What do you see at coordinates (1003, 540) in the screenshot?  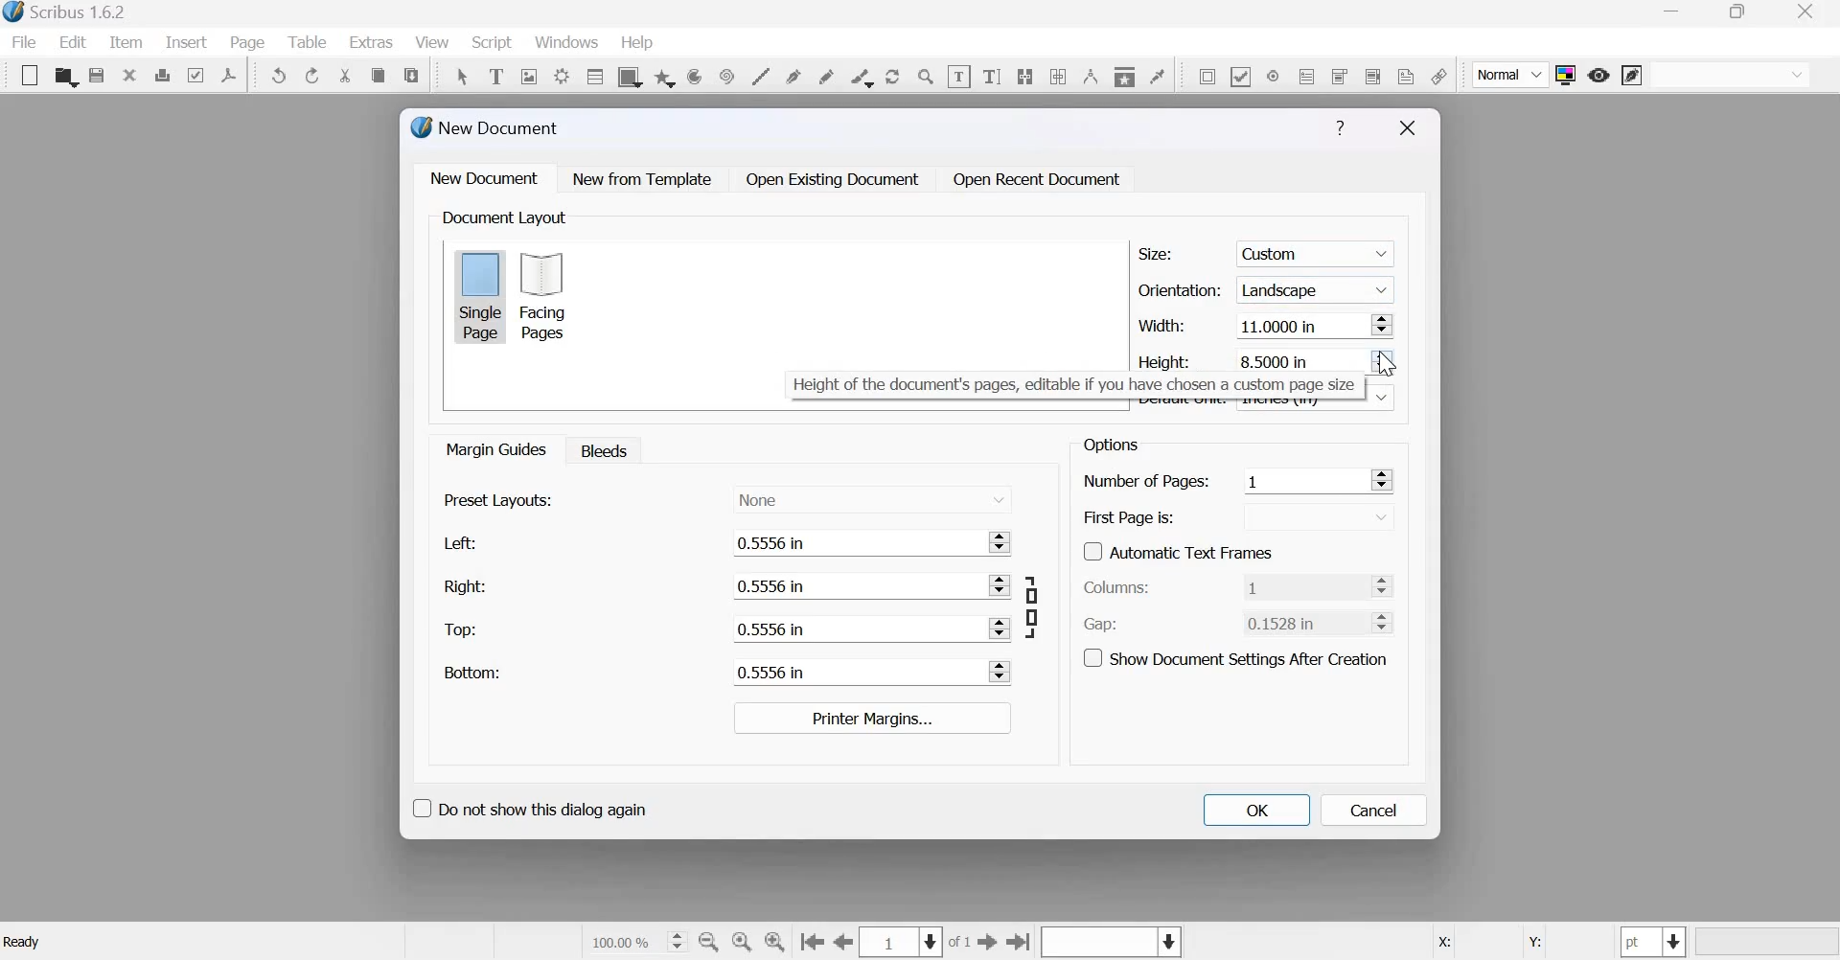 I see `Increase and Decrease` at bounding box center [1003, 540].